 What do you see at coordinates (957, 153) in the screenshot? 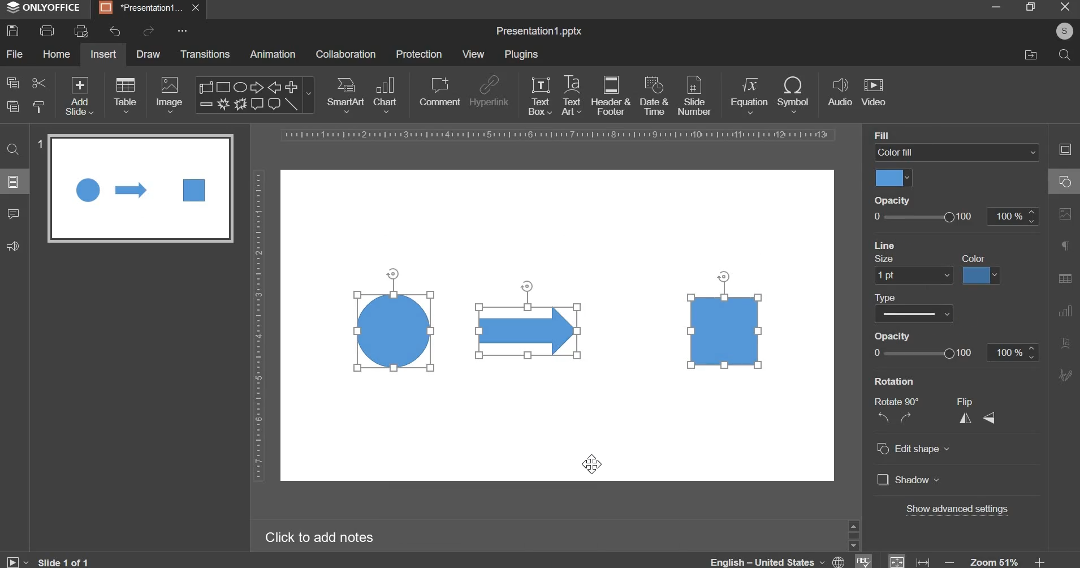
I see `background fill` at bounding box center [957, 153].